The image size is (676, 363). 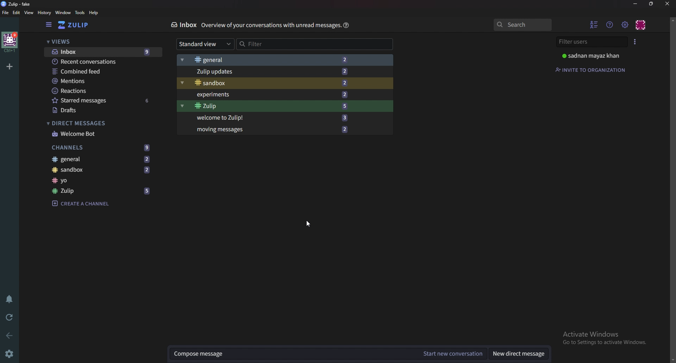 What do you see at coordinates (97, 61) in the screenshot?
I see `Recent conversations` at bounding box center [97, 61].